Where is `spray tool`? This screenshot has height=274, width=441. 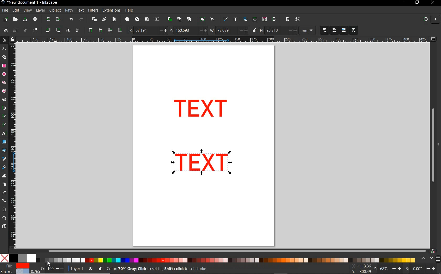
spray tool is located at coordinates (4, 184).